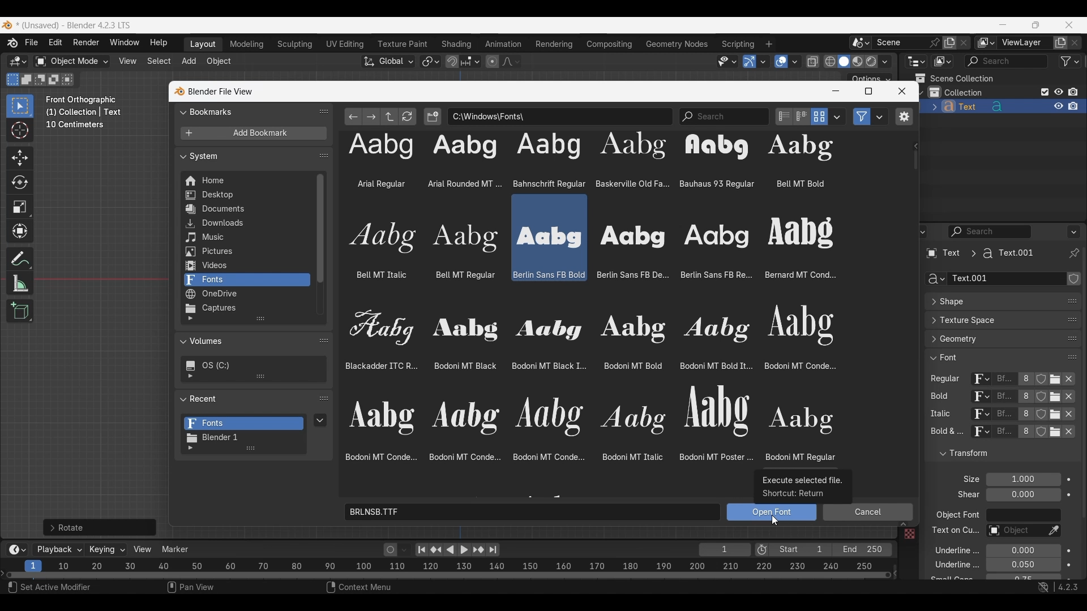 This screenshot has height=611, width=1087. Describe the element at coordinates (245, 398) in the screenshot. I see `Collapse Recent` at that location.